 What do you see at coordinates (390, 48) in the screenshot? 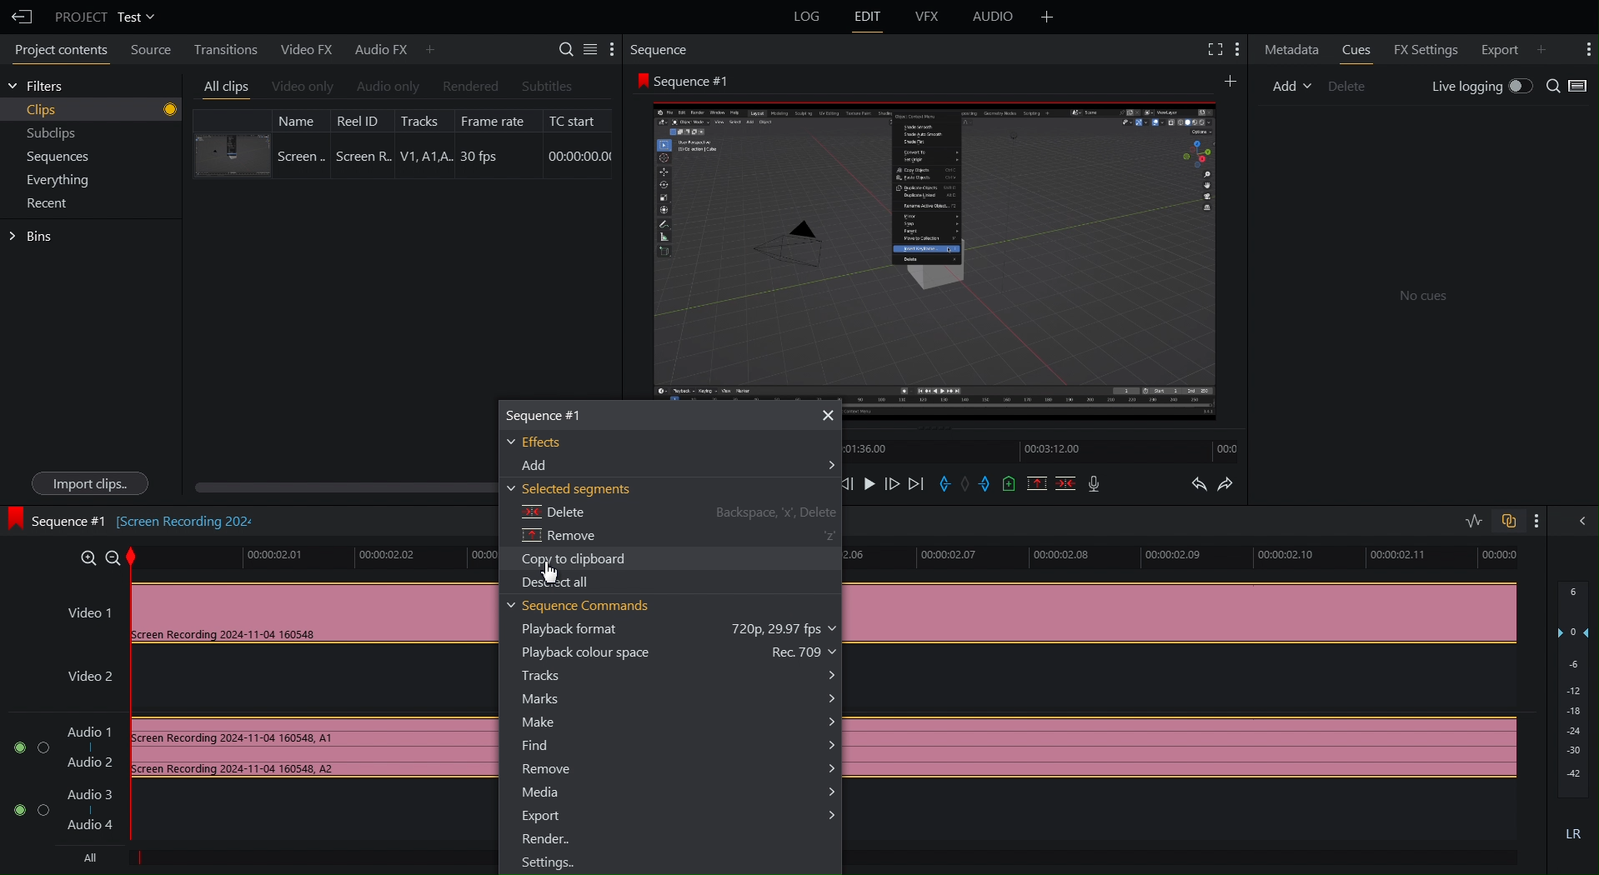
I see `Audio FX` at bounding box center [390, 48].